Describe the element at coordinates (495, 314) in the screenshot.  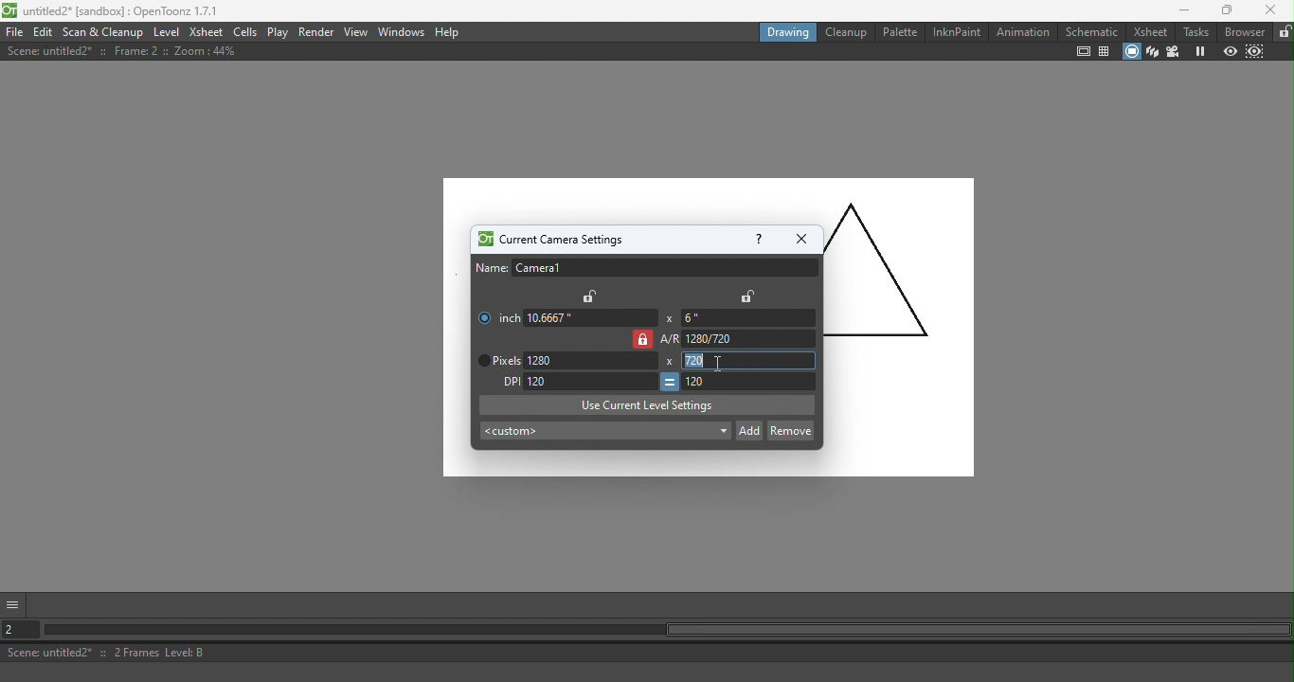
I see `Inch` at that location.